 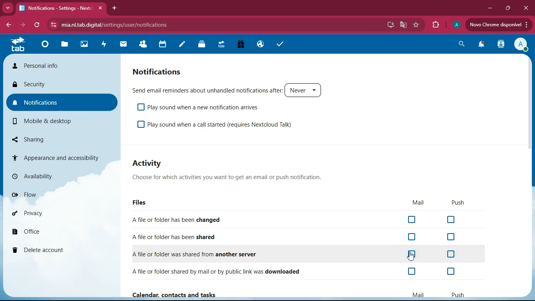 What do you see at coordinates (450, 272) in the screenshot?
I see `off` at bounding box center [450, 272].